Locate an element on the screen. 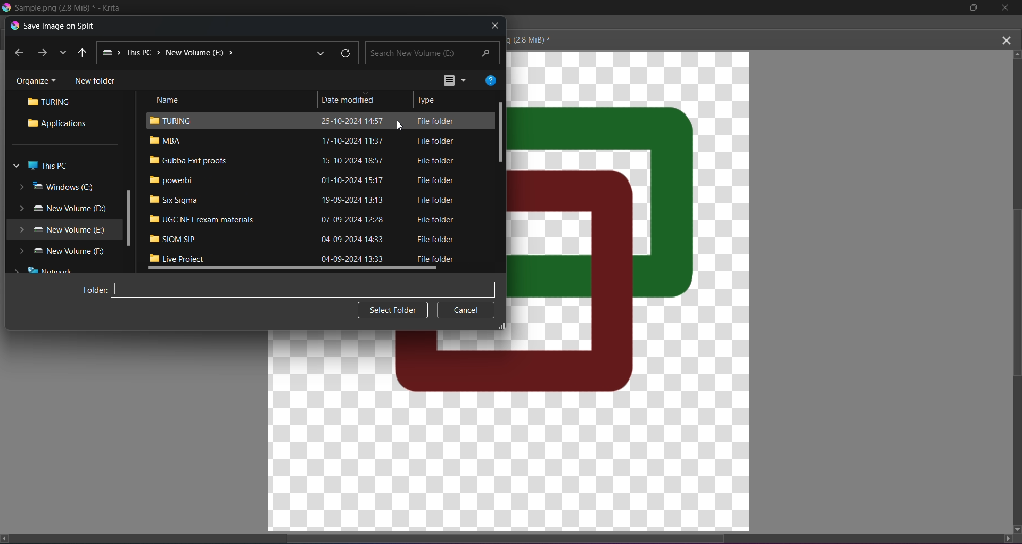 This screenshot has height=544, width=1022. Scrollbar is located at coordinates (125, 222).